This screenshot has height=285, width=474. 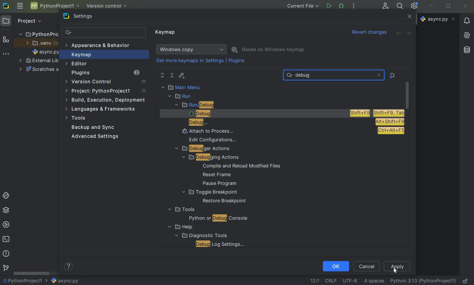 I want to click on project icon, so click(x=6, y=20).